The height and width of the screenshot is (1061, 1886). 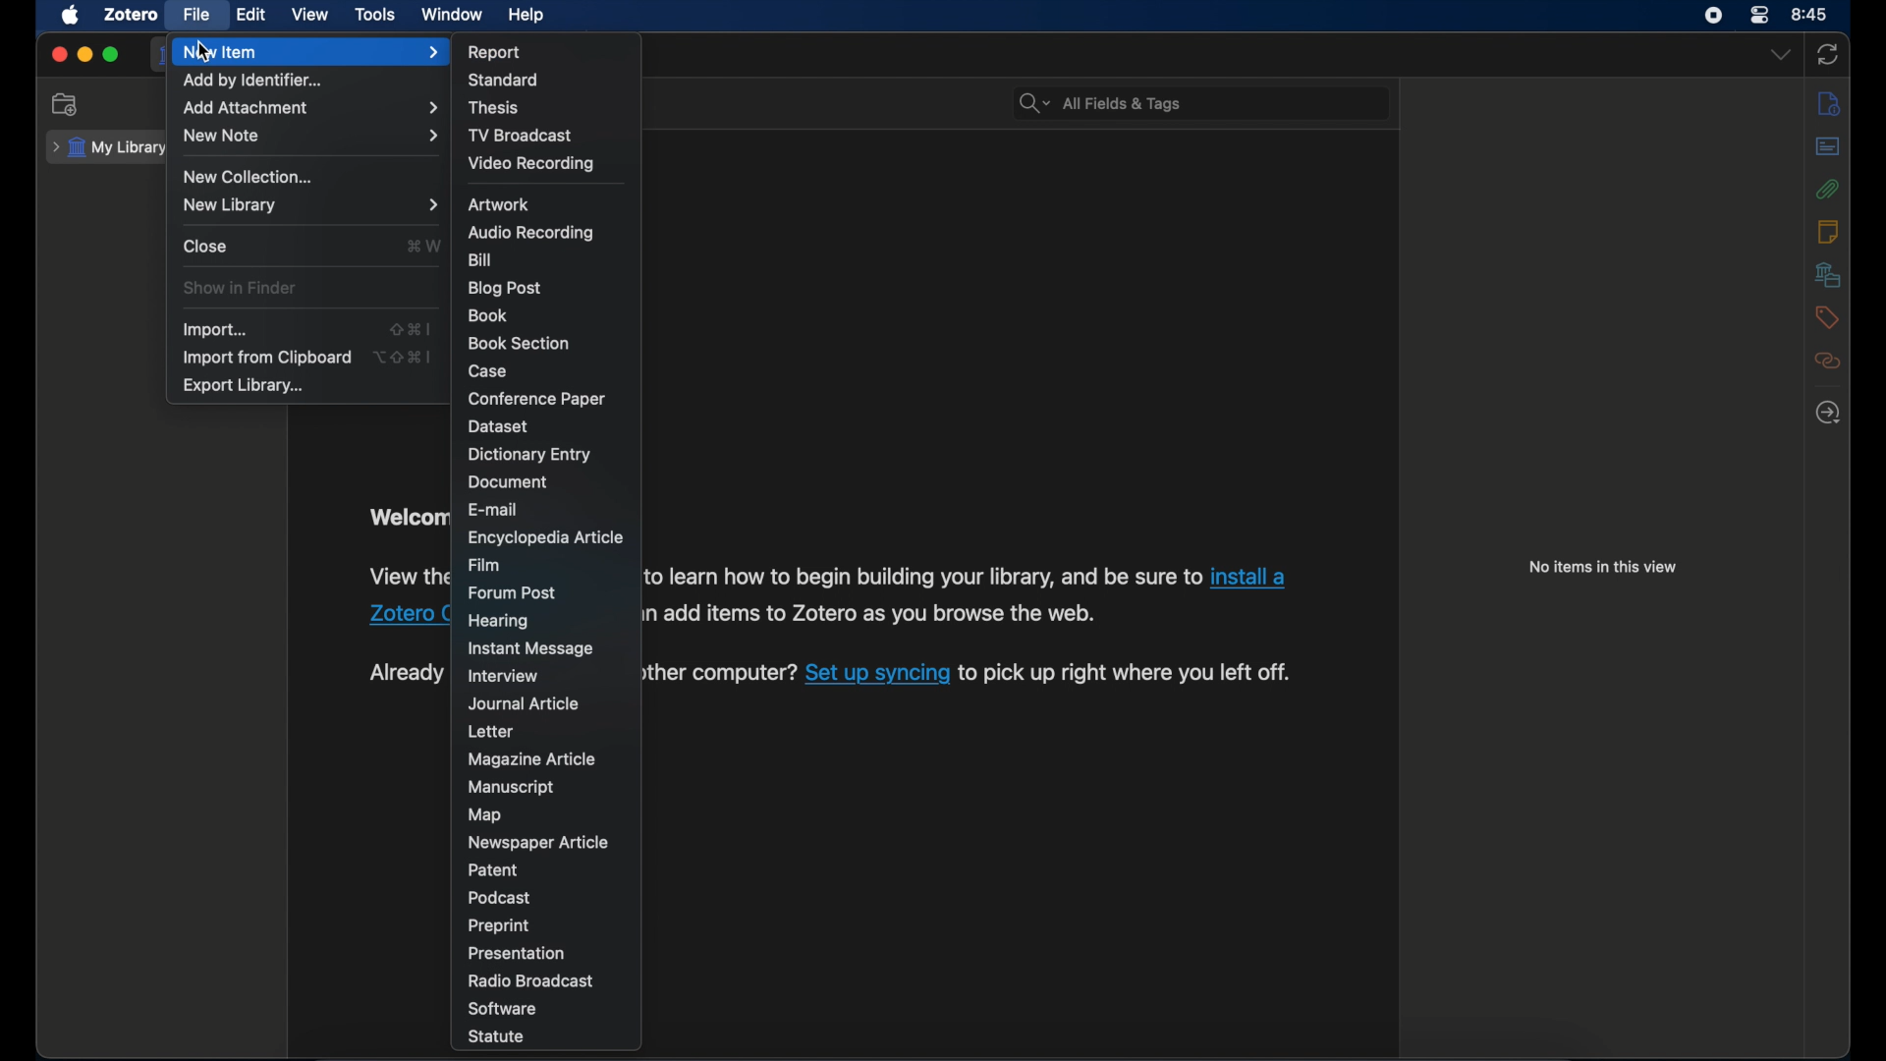 What do you see at coordinates (253, 83) in the screenshot?
I see `add by identifier` at bounding box center [253, 83].